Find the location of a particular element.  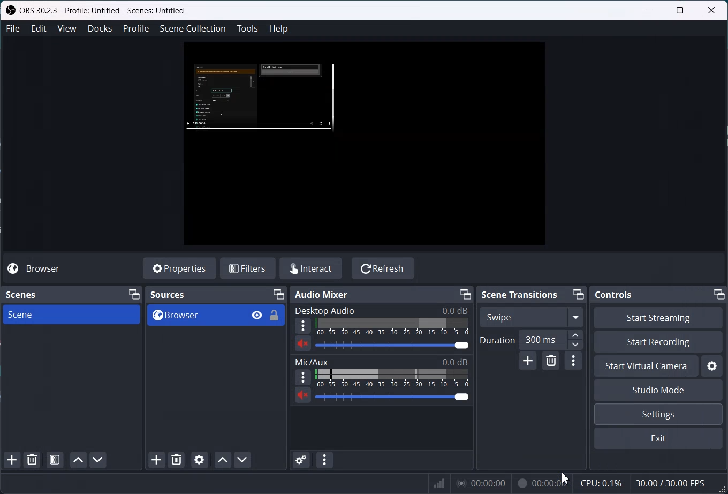

Transition Properties is located at coordinates (573, 362).